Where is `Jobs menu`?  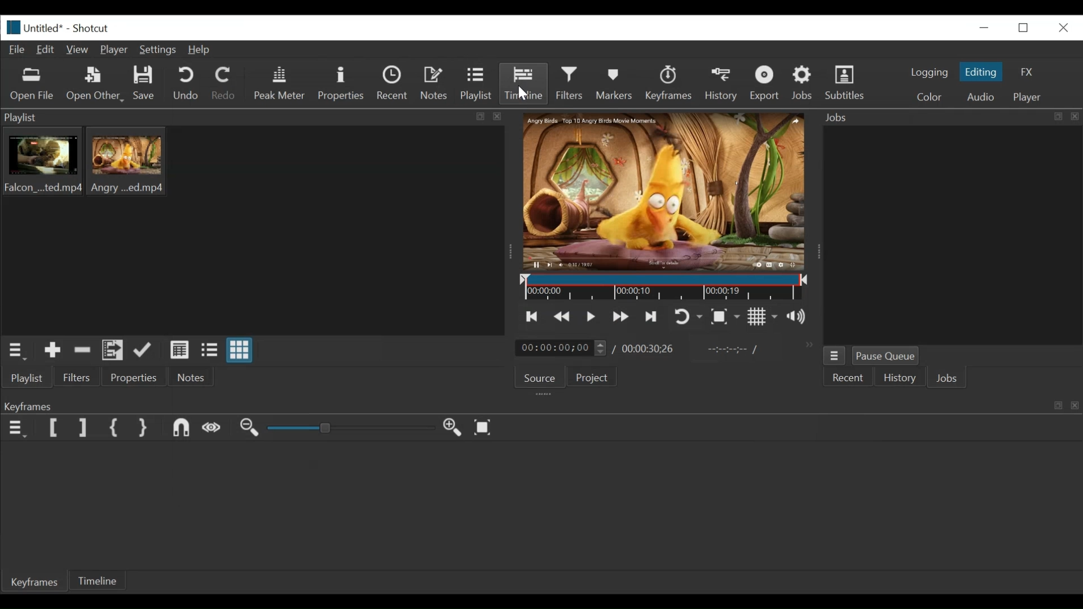 Jobs menu is located at coordinates (944, 116).